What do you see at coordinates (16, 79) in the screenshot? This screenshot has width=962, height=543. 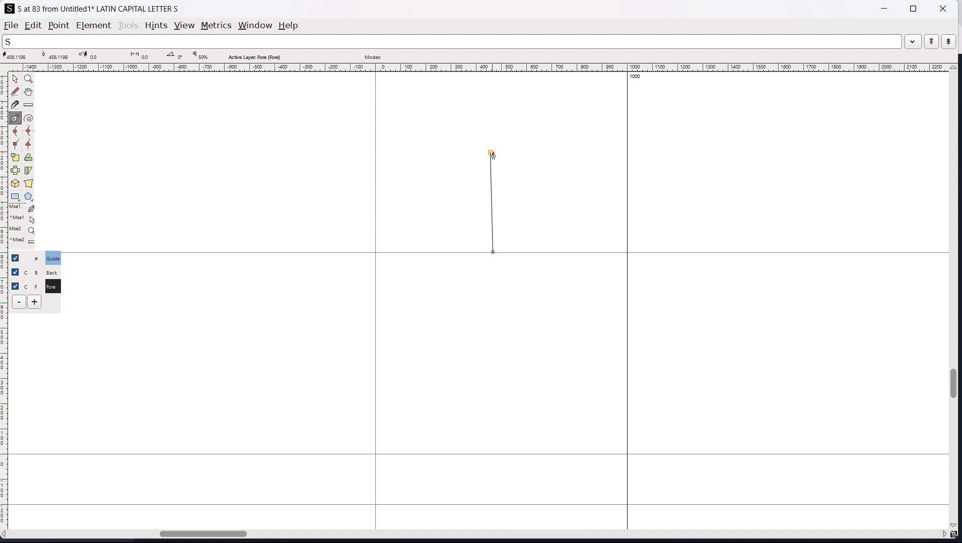 I see `pointer` at bounding box center [16, 79].